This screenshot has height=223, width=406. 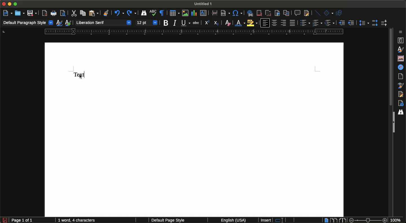 What do you see at coordinates (268, 13) in the screenshot?
I see `Insert endnote` at bounding box center [268, 13].